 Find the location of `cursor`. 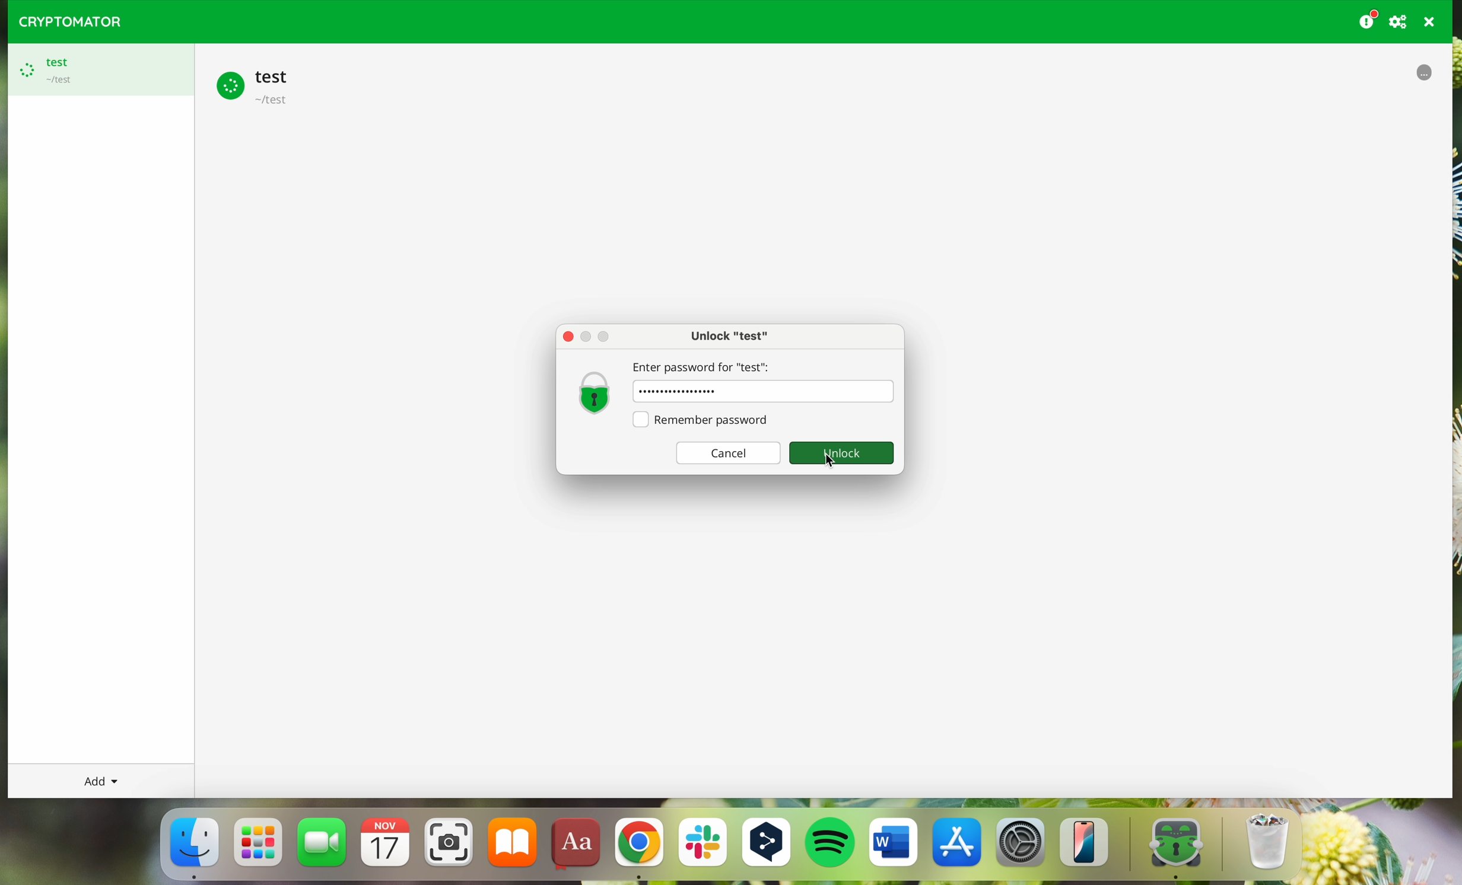

cursor is located at coordinates (831, 470).